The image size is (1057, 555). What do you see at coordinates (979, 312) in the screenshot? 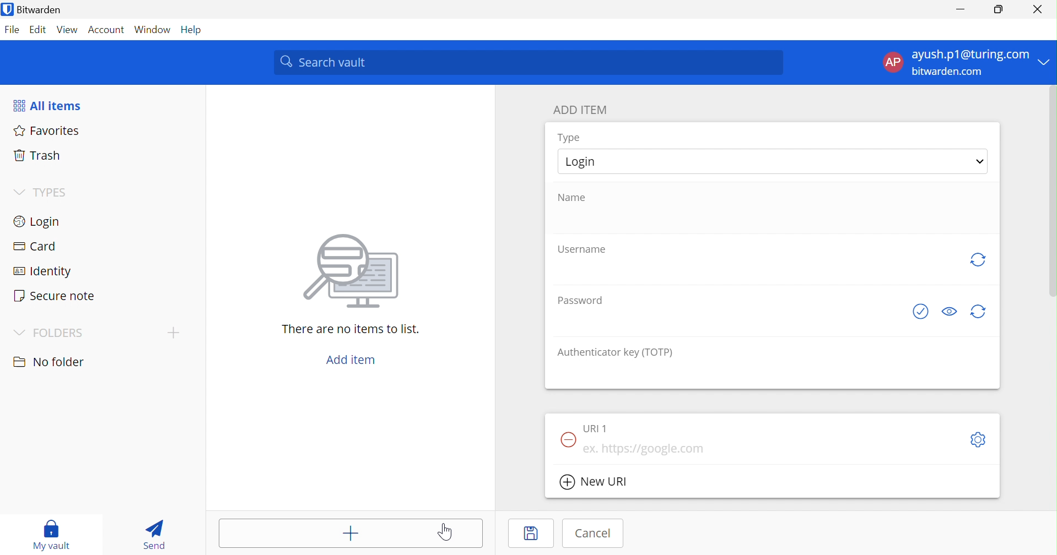
I see `generate password` at bounding box center [979, 312].